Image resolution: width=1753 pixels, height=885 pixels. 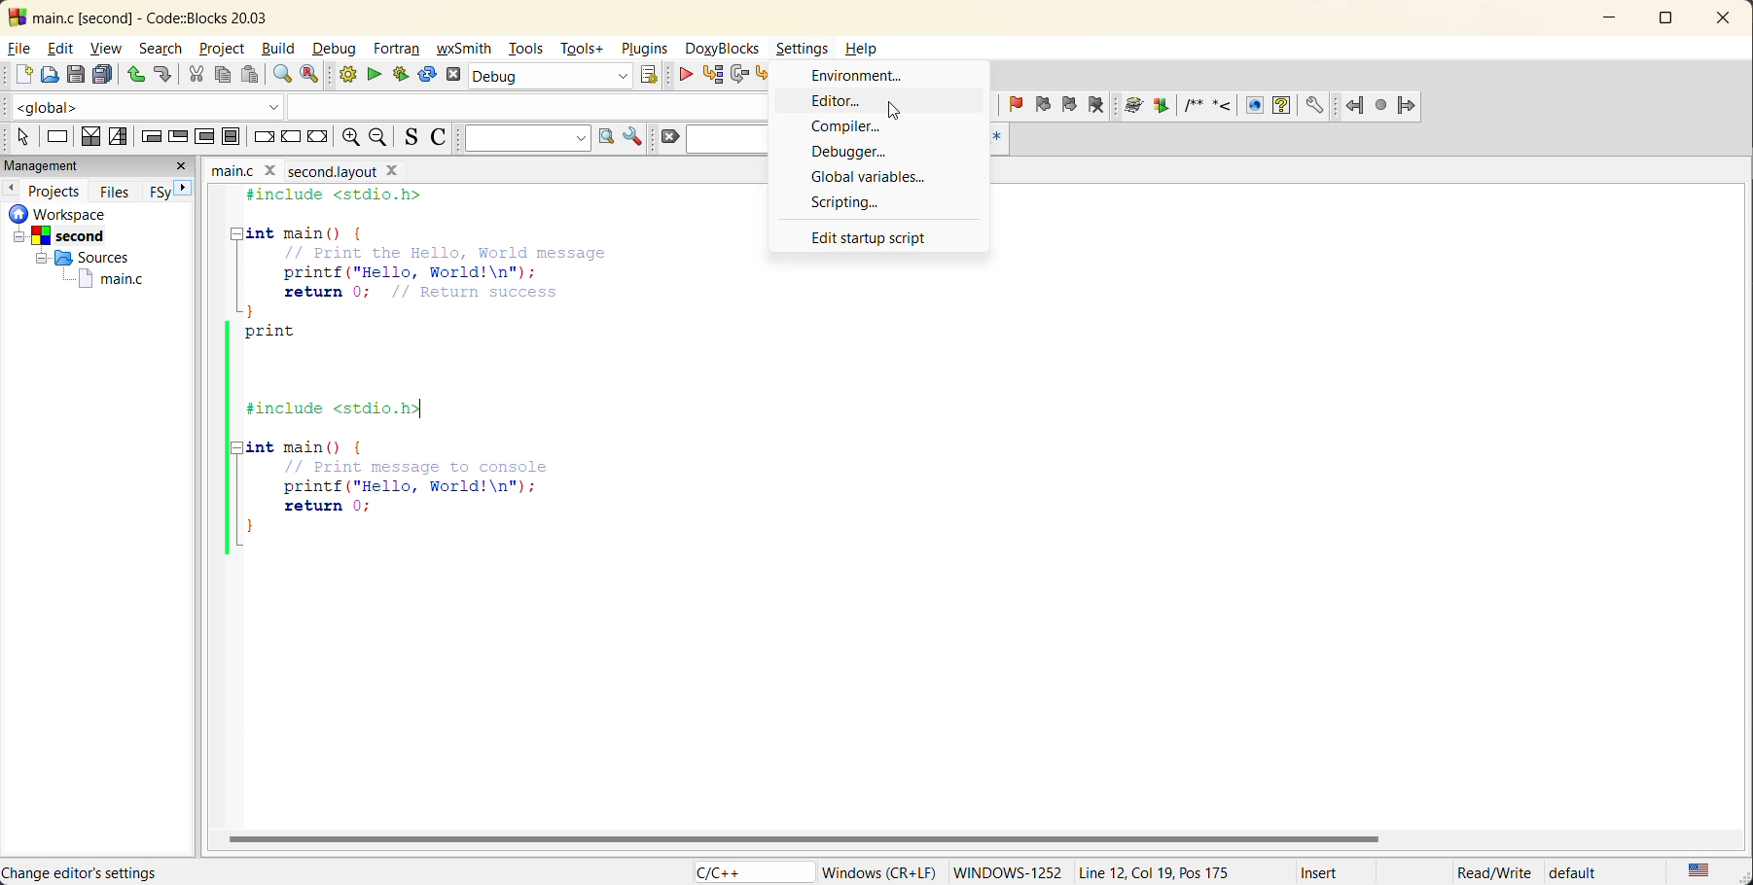 I want to click on cut, so click(x=196, y=73).